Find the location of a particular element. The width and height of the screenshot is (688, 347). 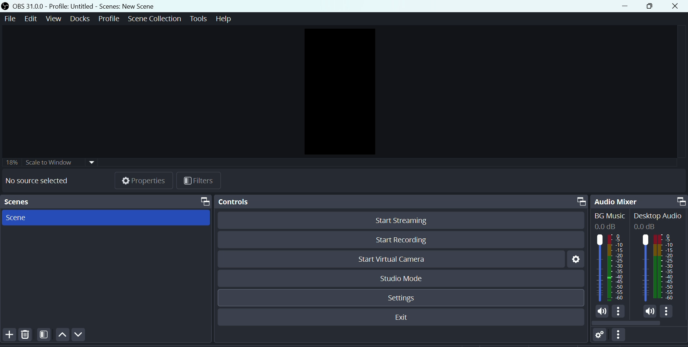

Settings is located at coordinates (572, 260).